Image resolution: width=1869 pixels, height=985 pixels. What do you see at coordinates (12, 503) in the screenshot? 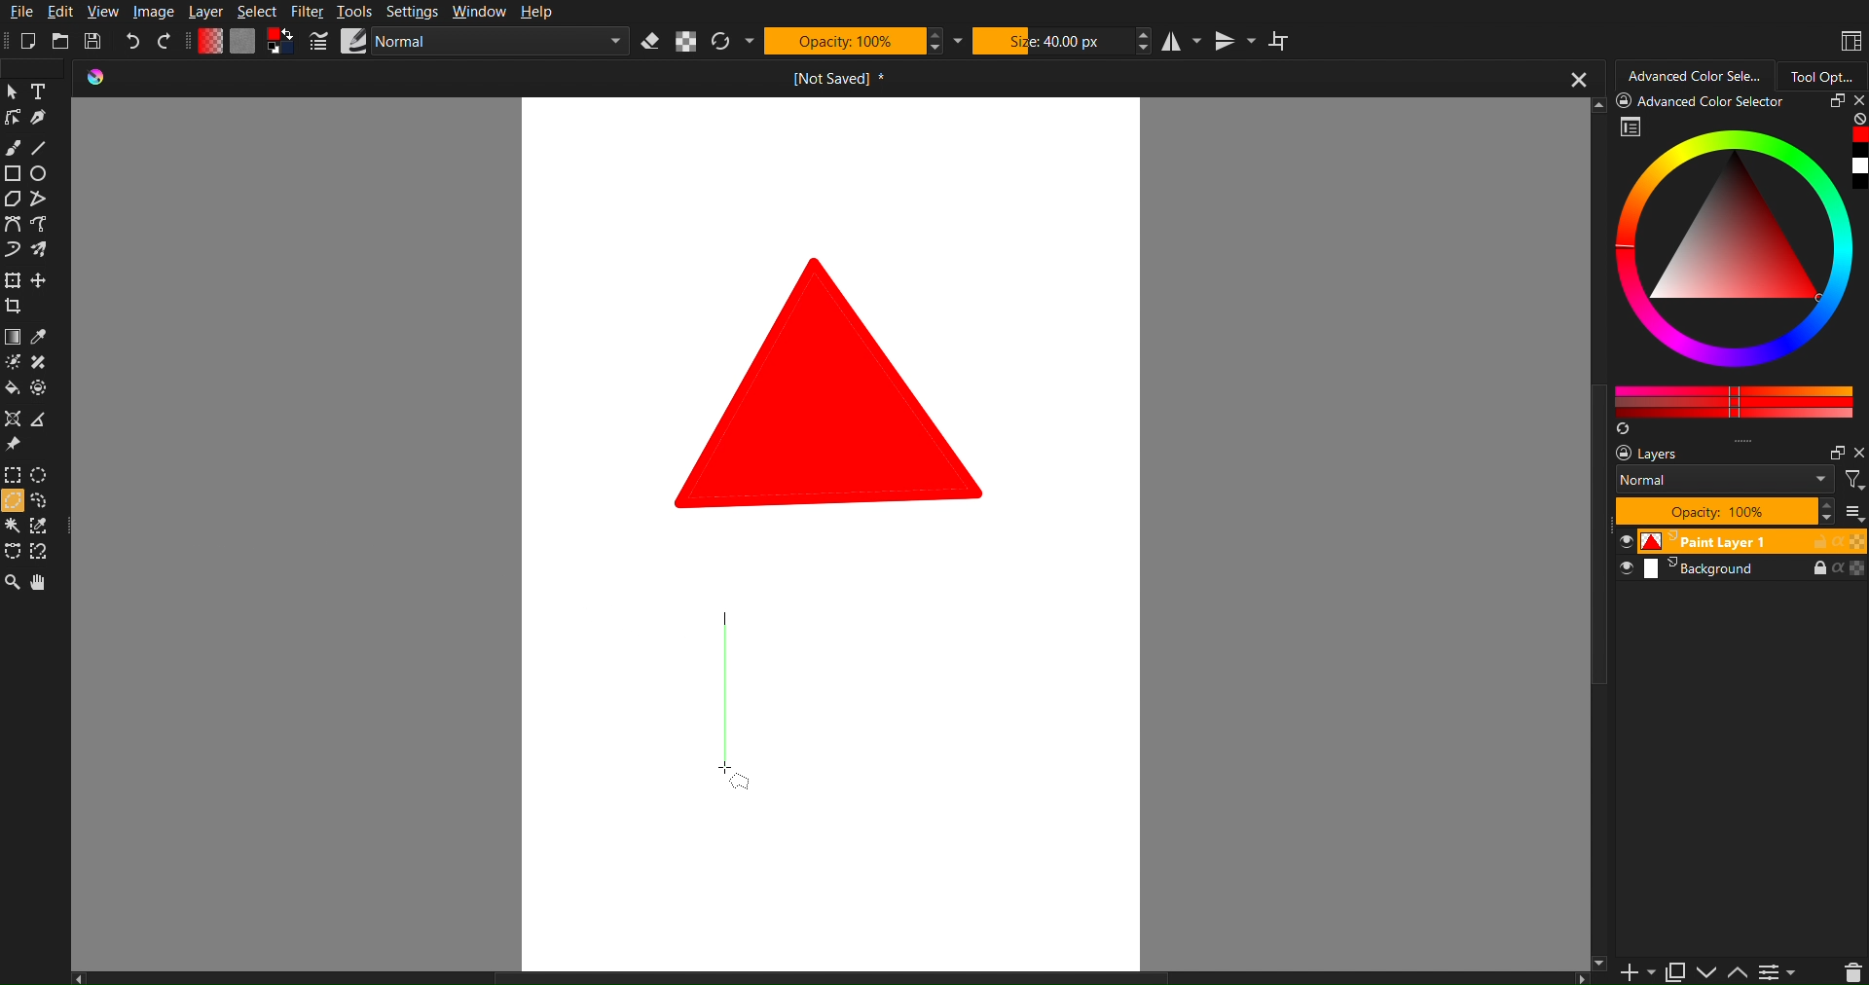
I see `Cursor` at bounding box center [12, 503].